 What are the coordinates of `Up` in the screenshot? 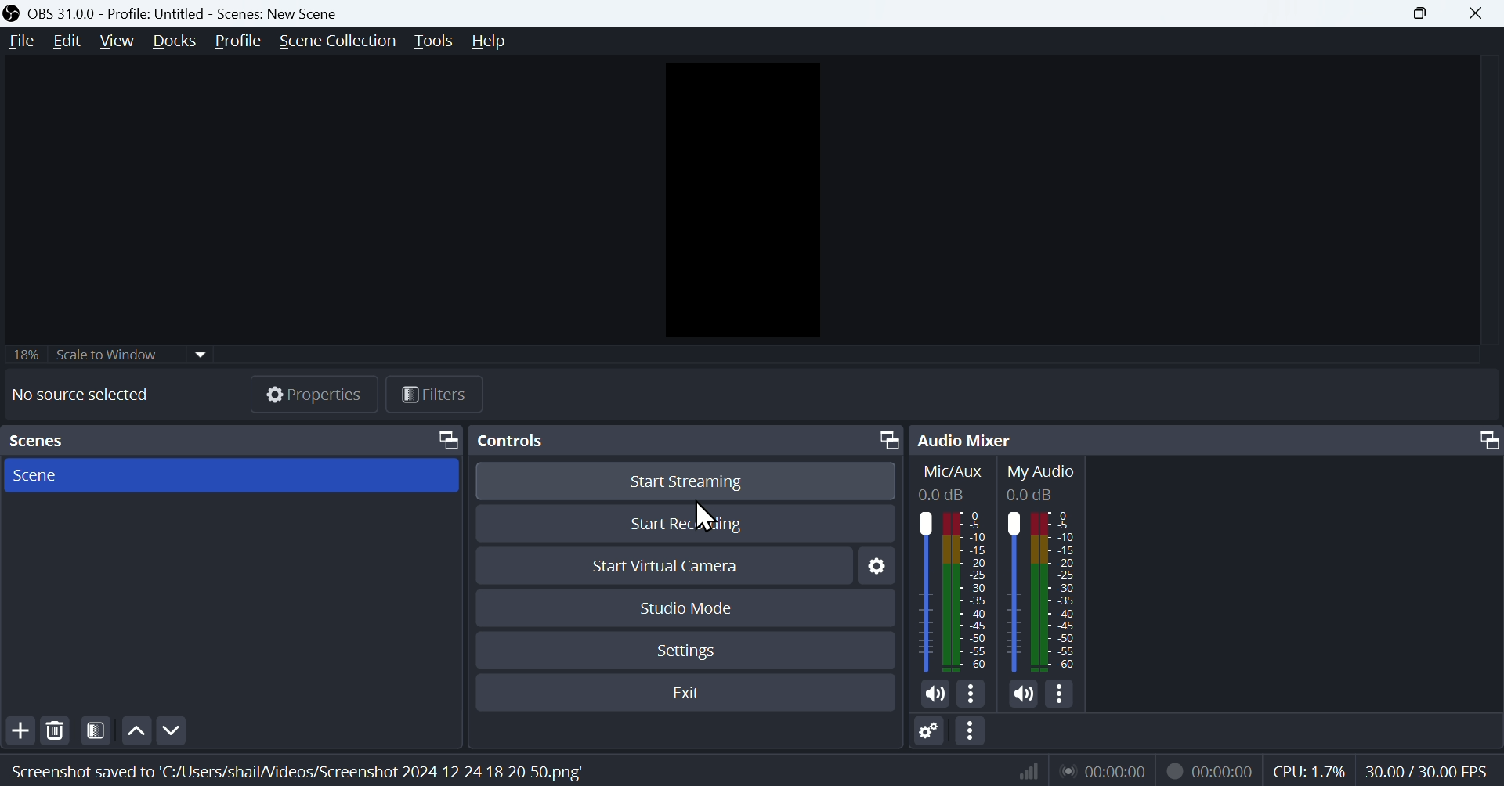 It's located at (134, 728).